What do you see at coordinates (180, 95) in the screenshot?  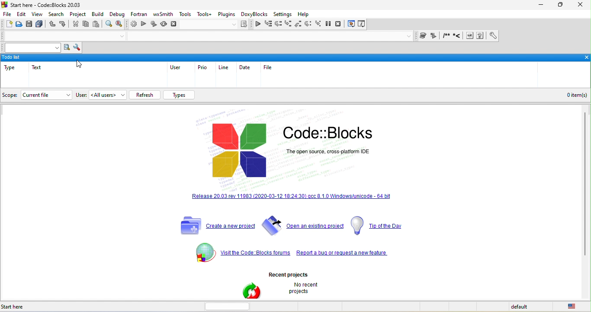 I see `types ` at bounding box center [180, 95].